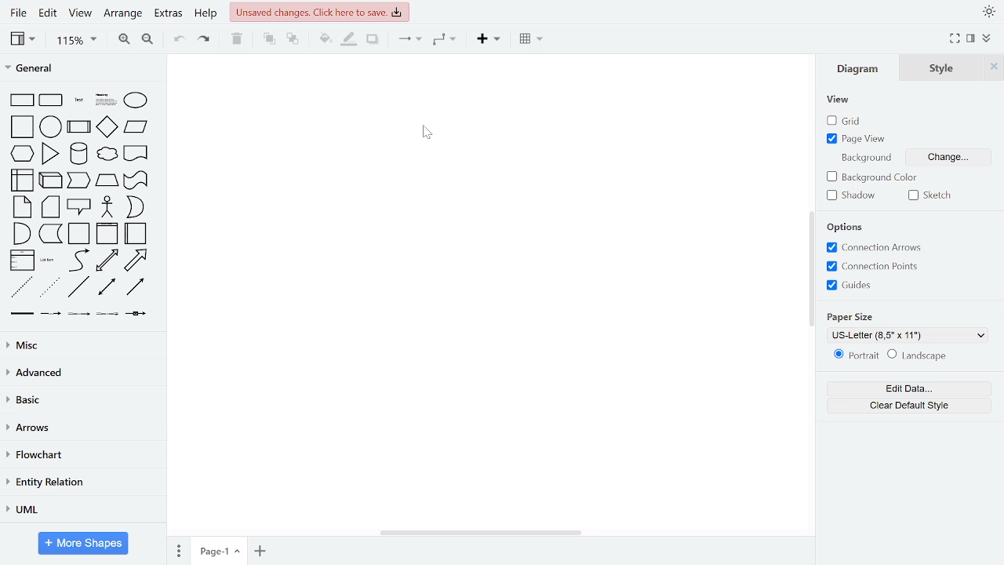 This screenshot has height=565, width=1004. I want to click on view, so click(24, 40).